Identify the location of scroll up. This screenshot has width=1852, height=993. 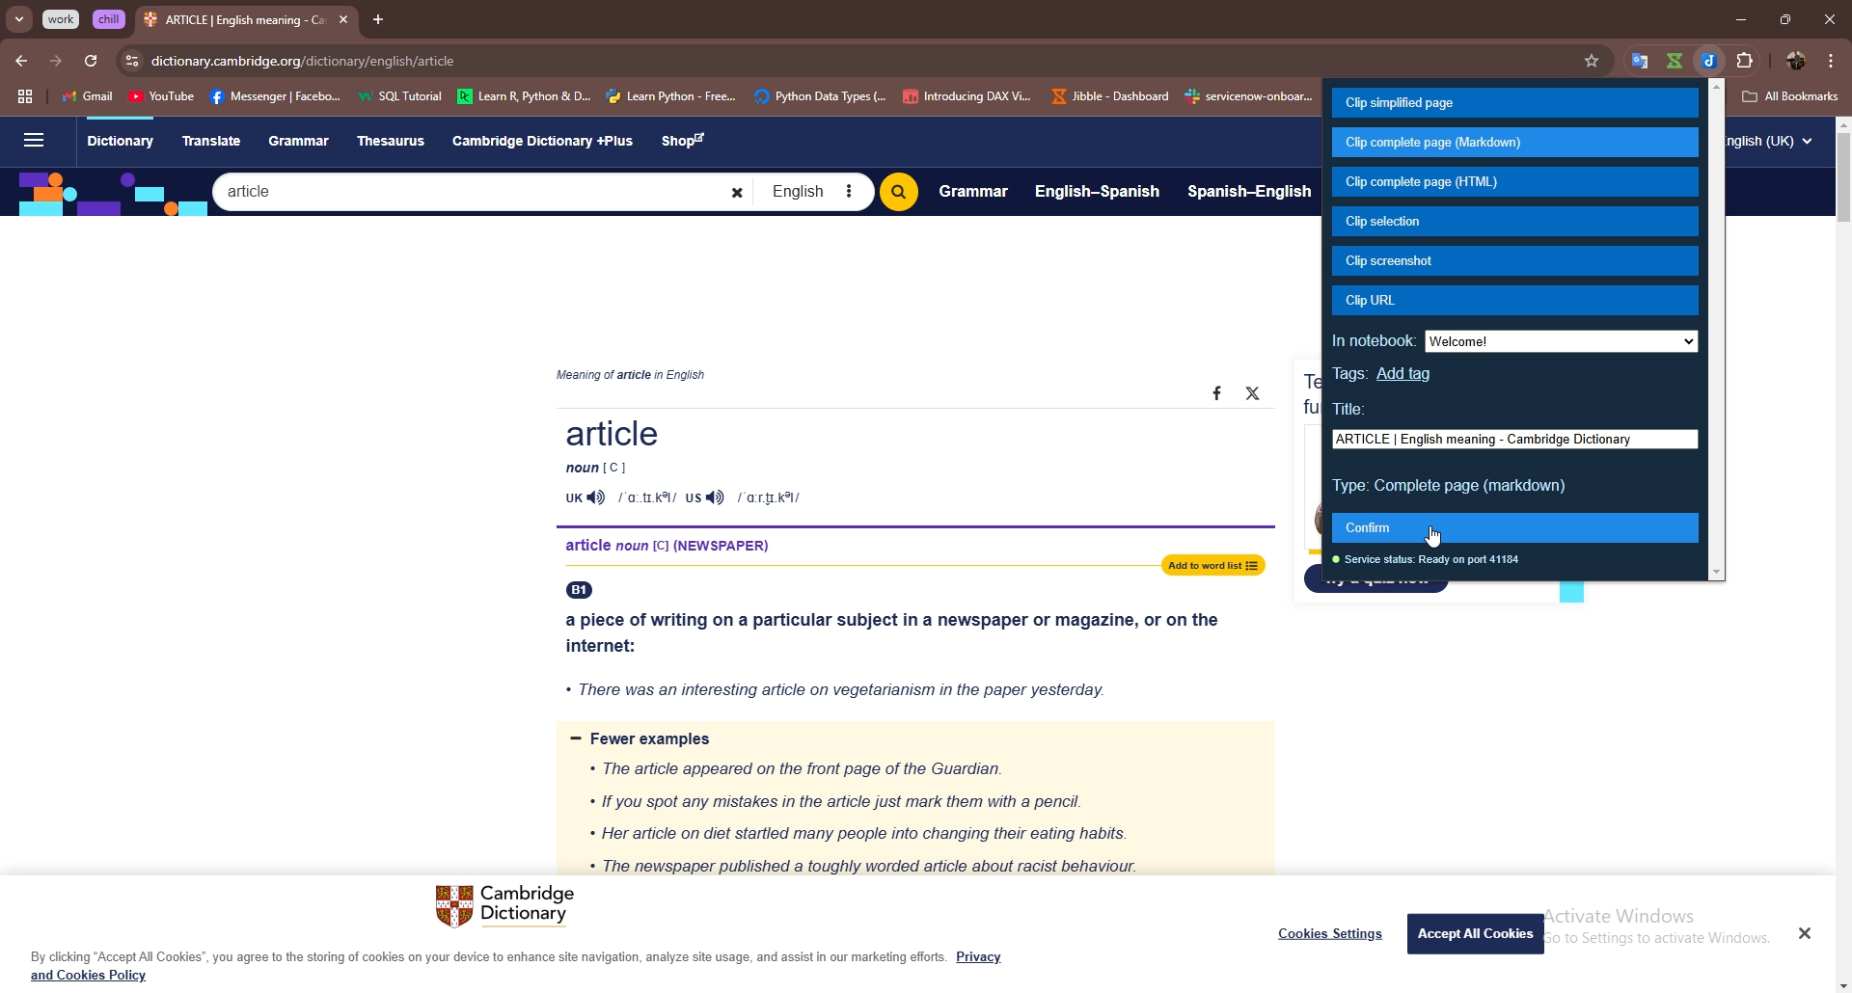
(1840, 123).